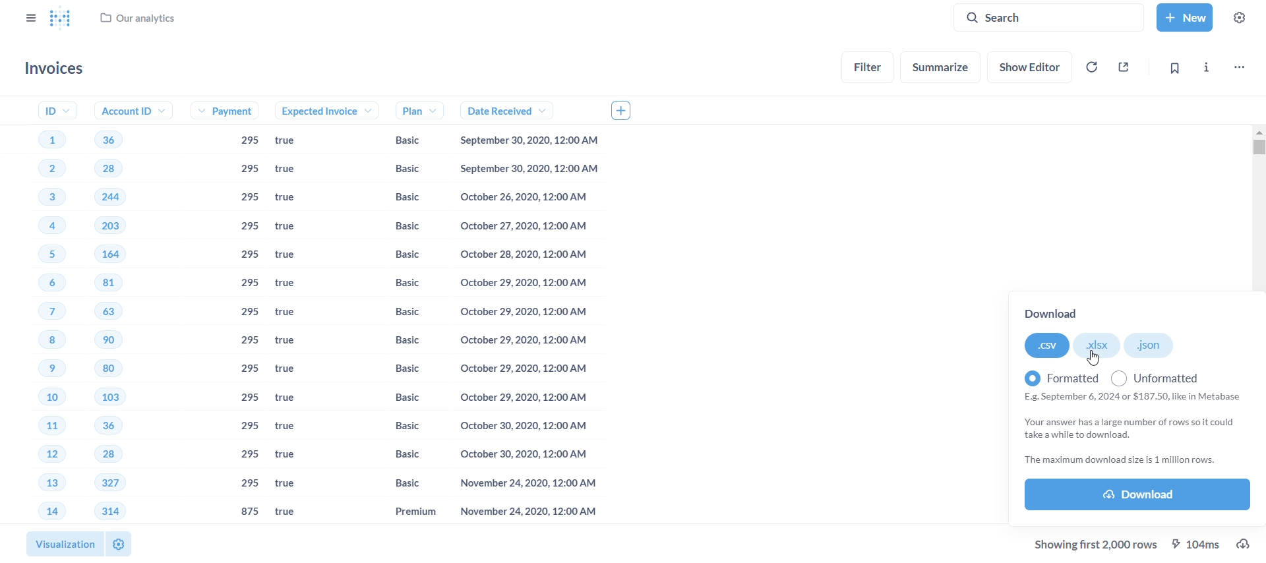 The image size is (1266, 563). Describe the element at coordinates (292, 485) in the screenshot. I see `true` at that location.